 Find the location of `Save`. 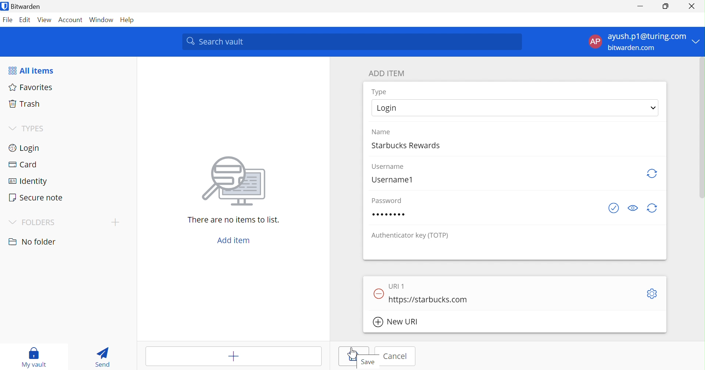

Save is located at coordinates (356, 357).